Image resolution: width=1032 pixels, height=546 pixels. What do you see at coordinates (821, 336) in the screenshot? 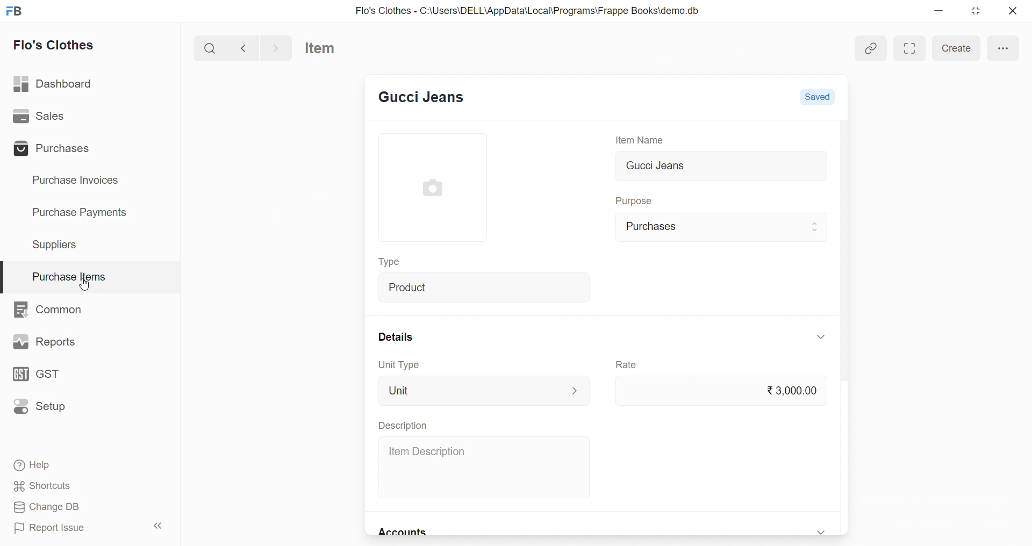
I see `expand/collapse` at bounding box center [821, 336].